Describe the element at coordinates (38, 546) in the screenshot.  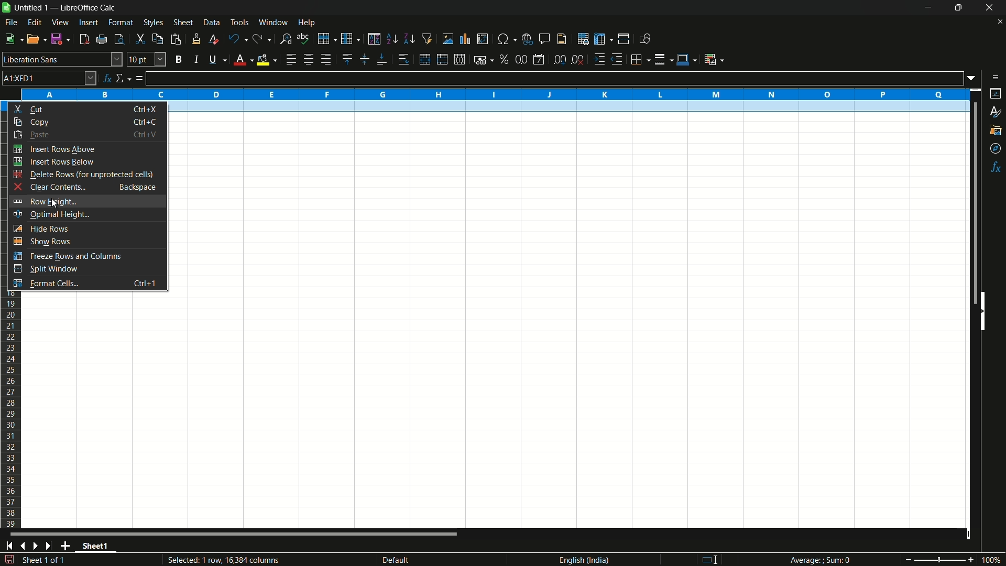
I see `next sheet` at that location.